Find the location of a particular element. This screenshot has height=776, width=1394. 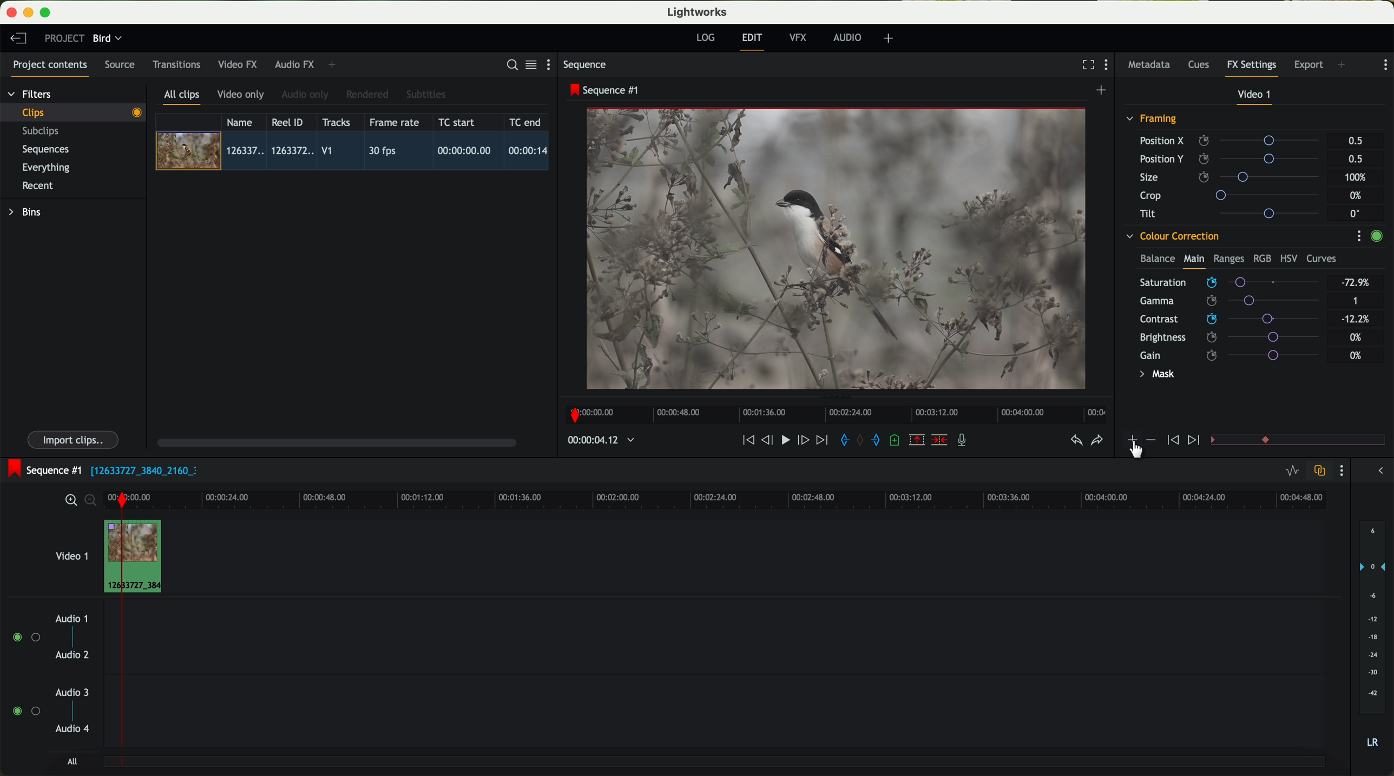

metadata is located at coordinates (1152, 65).